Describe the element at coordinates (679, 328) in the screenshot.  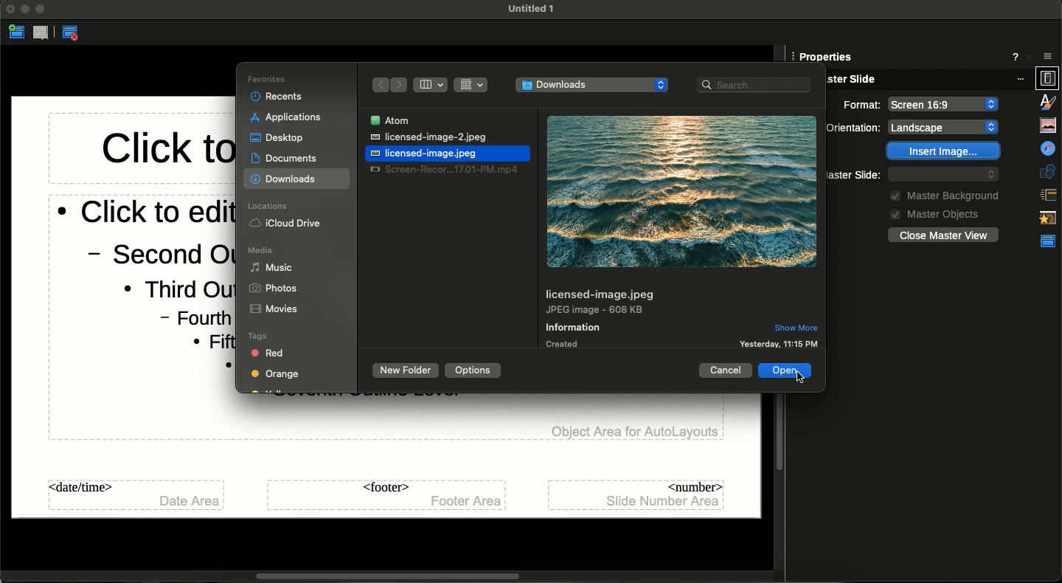
I see `Information` at that location.